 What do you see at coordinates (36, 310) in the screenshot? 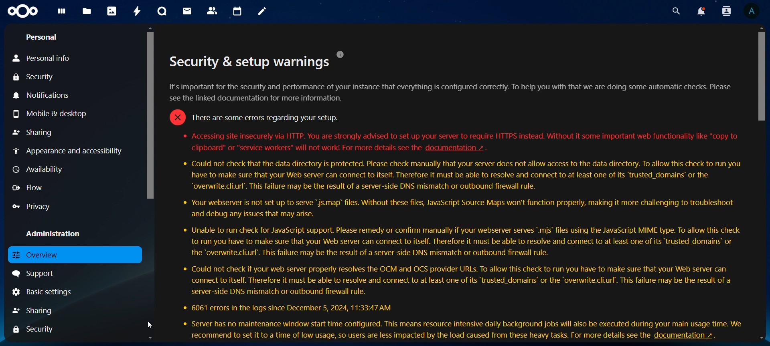
I see `sharing` at bounding box center [36, 310].